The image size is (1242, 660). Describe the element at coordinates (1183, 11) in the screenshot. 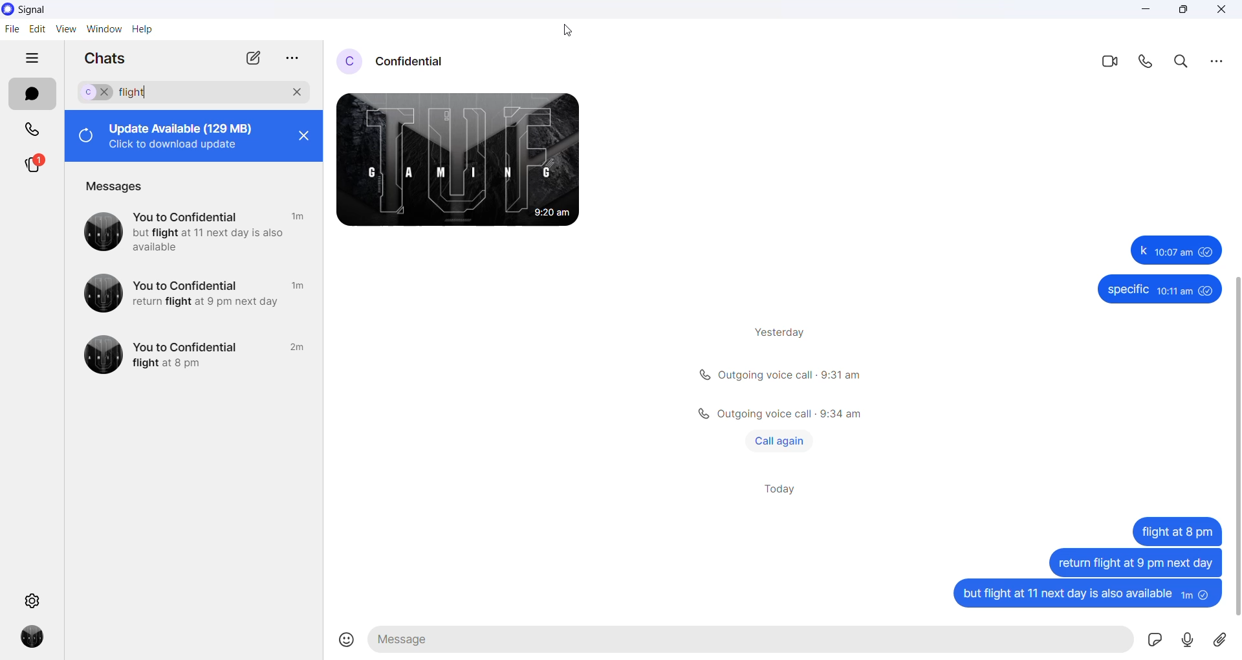

I see `maximize` at that location.